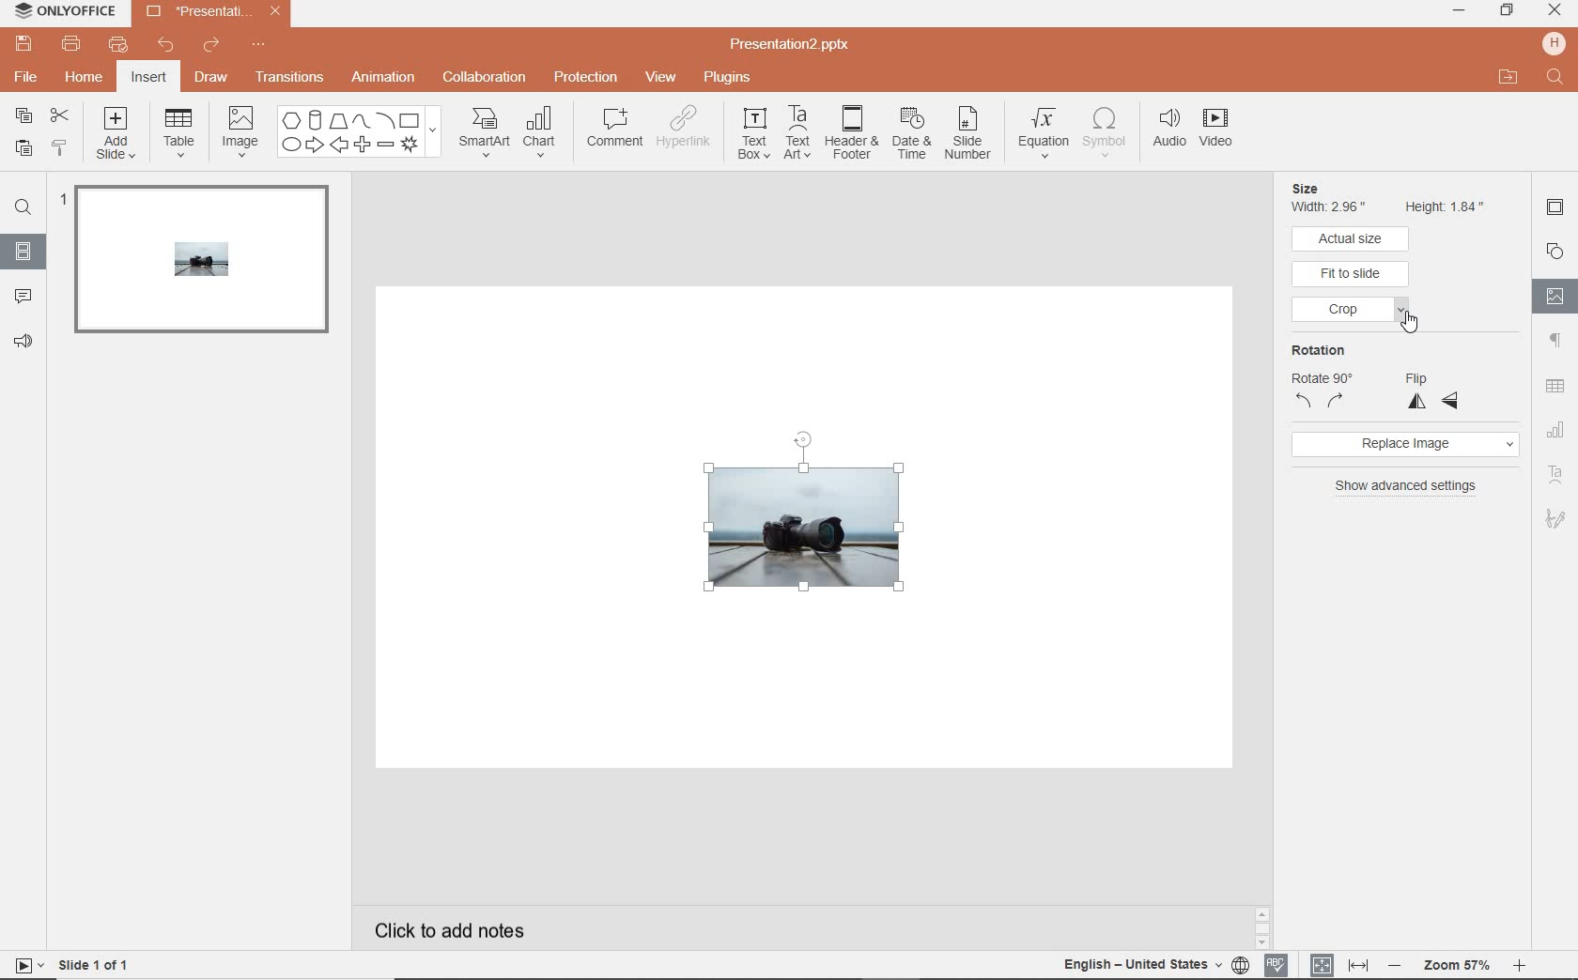 This screenshot has width=1578, height=980. What do you see at coordinates (240, 130) in the screenshot?
I see `image` at bounding box center [240, 130].